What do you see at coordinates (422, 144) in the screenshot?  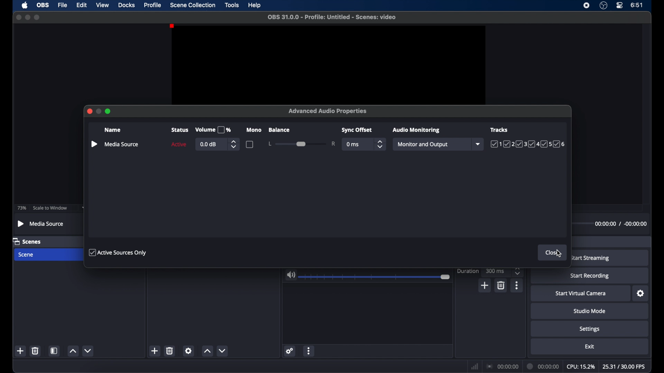 I see `monitor and output` at bounding box center [422, 144].